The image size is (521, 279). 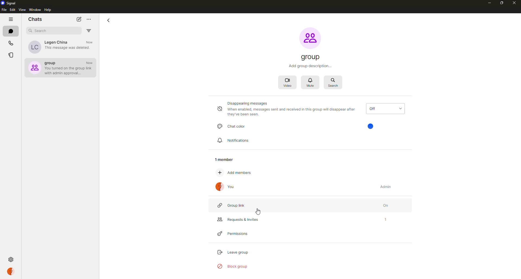 I want to click on disappearing messages, so click(x=287, y=109).